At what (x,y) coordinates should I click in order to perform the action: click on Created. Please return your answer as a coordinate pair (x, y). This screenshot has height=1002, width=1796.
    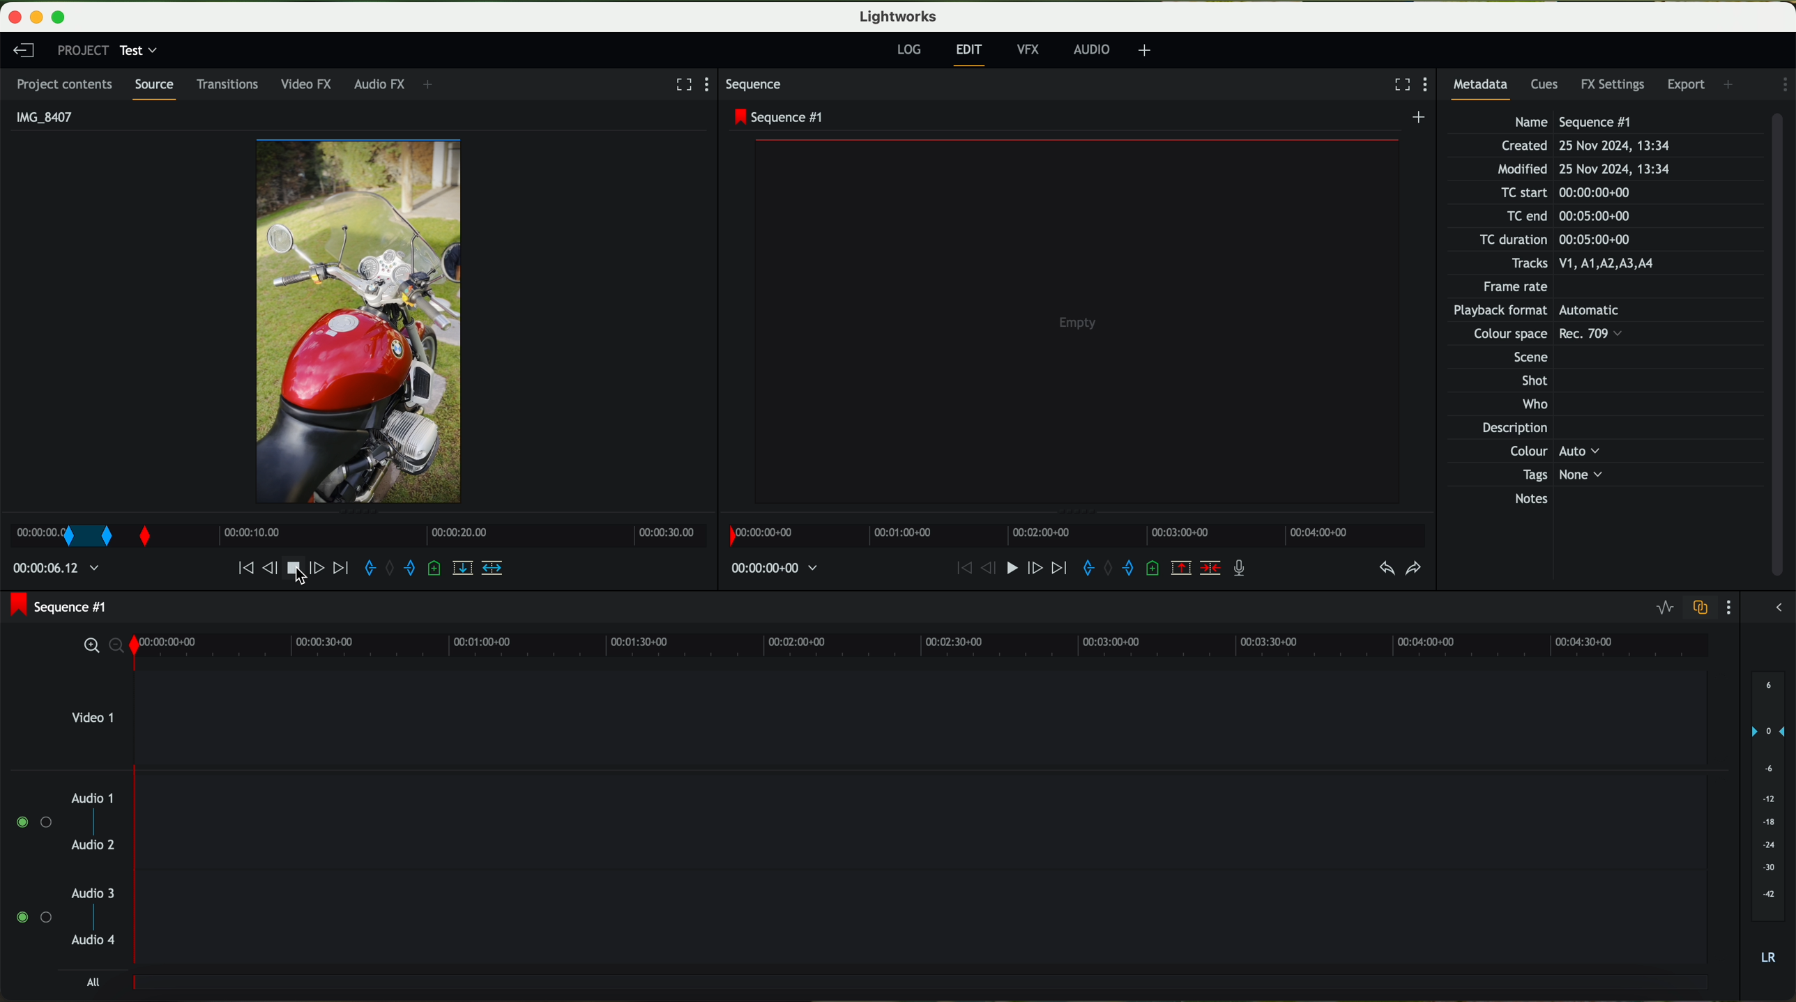
    Looking at the image, I should click on (1585, 147).